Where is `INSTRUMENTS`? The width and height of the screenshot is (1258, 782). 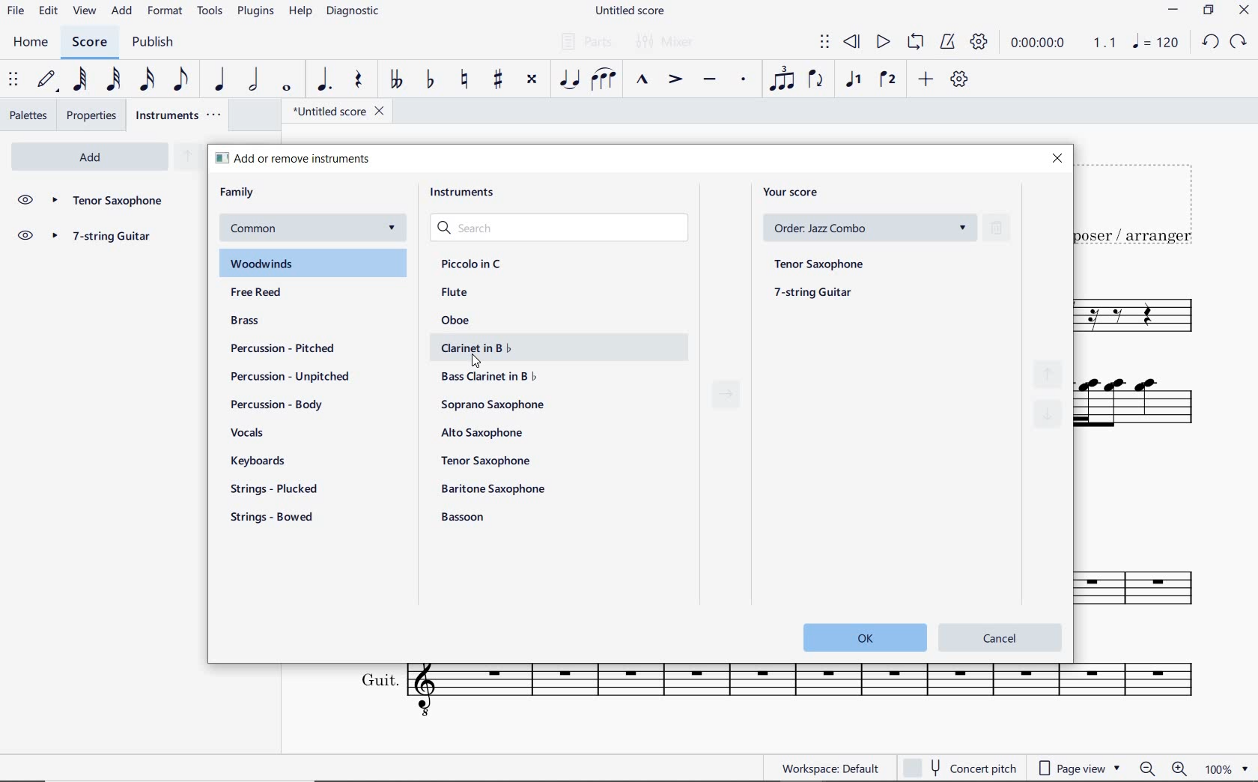 INSTRUMENTS is located at coordinates (180, 115).